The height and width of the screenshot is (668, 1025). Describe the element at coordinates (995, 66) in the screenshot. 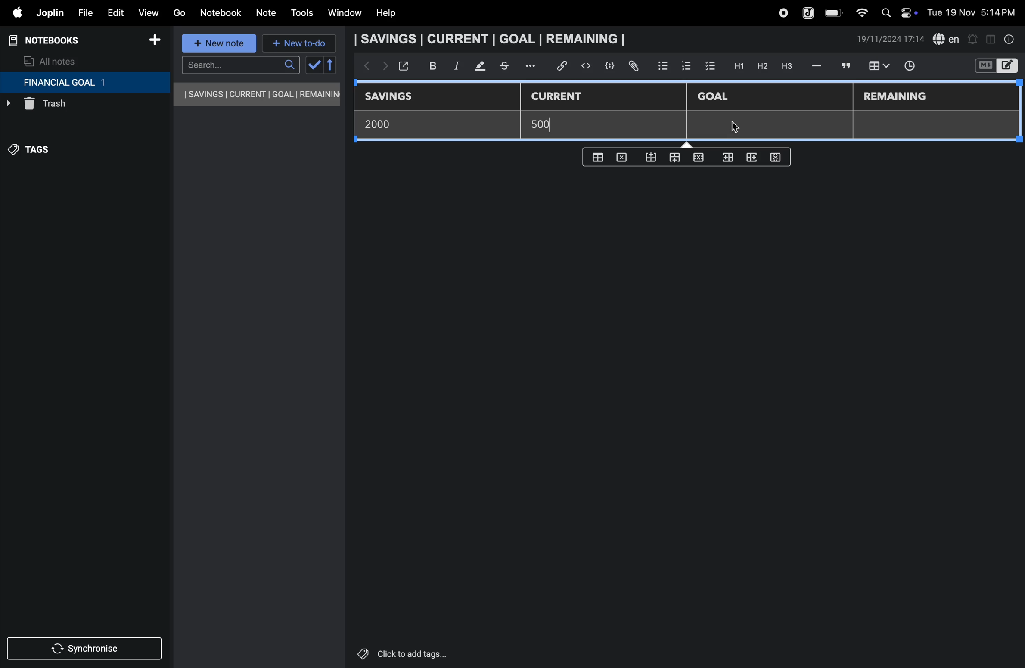

I see `switch editor` at that location.